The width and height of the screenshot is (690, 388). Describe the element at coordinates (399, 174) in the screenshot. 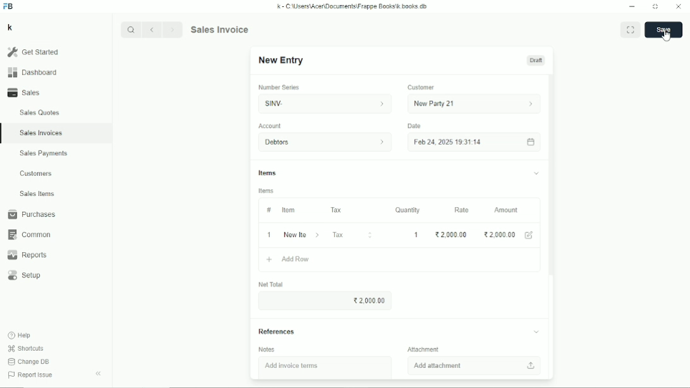

I see `Items` at that location.